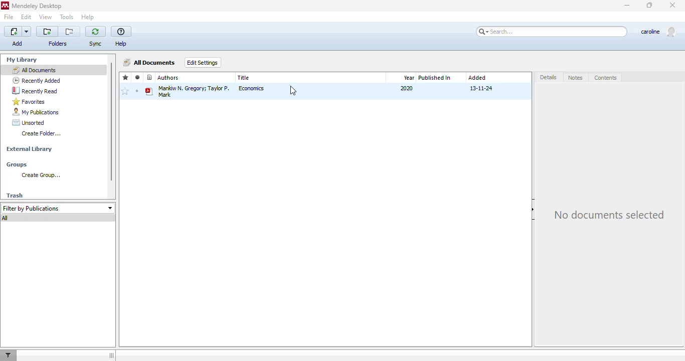 This screenshot has width=685, height=361. What do you see at coordinates (627, 6) in the screenshot?
I see `minimize` at bounding box center [627, 6].